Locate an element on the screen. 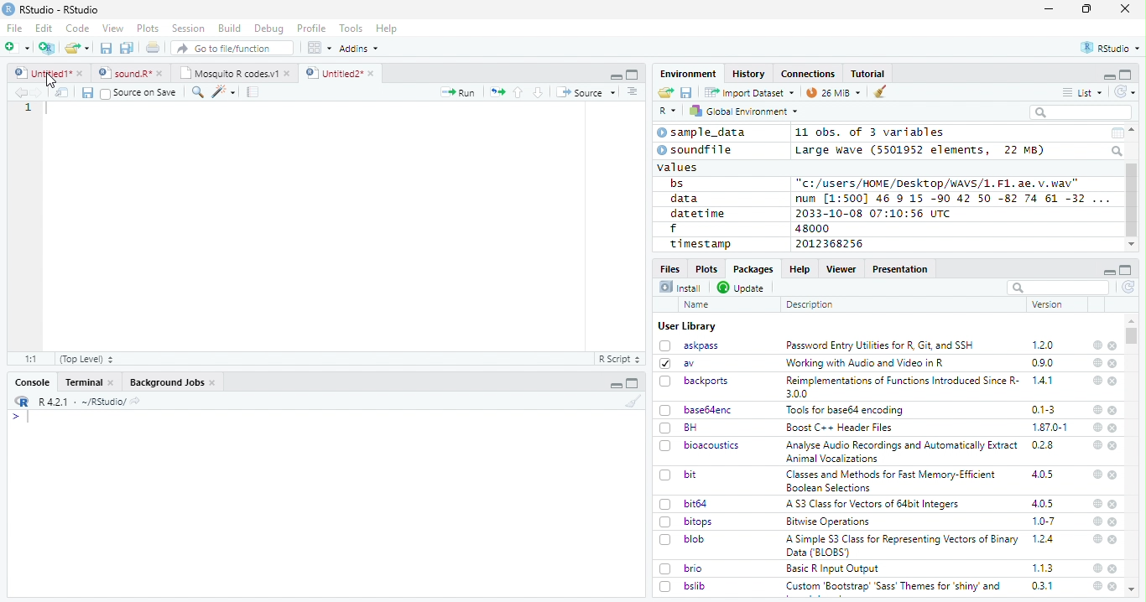  1.4.1 is located at coordinates (1044, 380).